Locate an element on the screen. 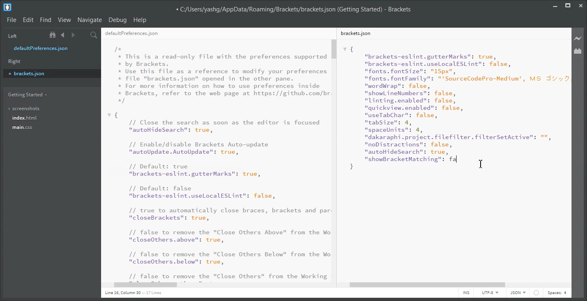 This screenshot has width=587, height=301. Split the editor vertically or Horizontally is located at coordinates (83, 35).